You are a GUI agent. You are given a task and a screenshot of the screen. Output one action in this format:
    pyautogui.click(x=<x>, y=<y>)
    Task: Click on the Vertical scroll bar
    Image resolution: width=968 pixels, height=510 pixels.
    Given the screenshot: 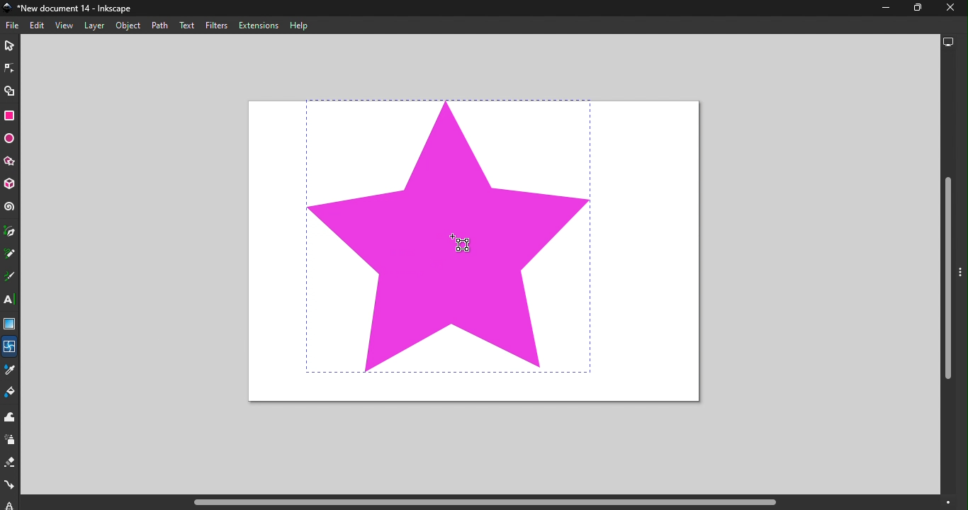 What is the action you would take?
    pyautogui.click(x=947, y=273)
    